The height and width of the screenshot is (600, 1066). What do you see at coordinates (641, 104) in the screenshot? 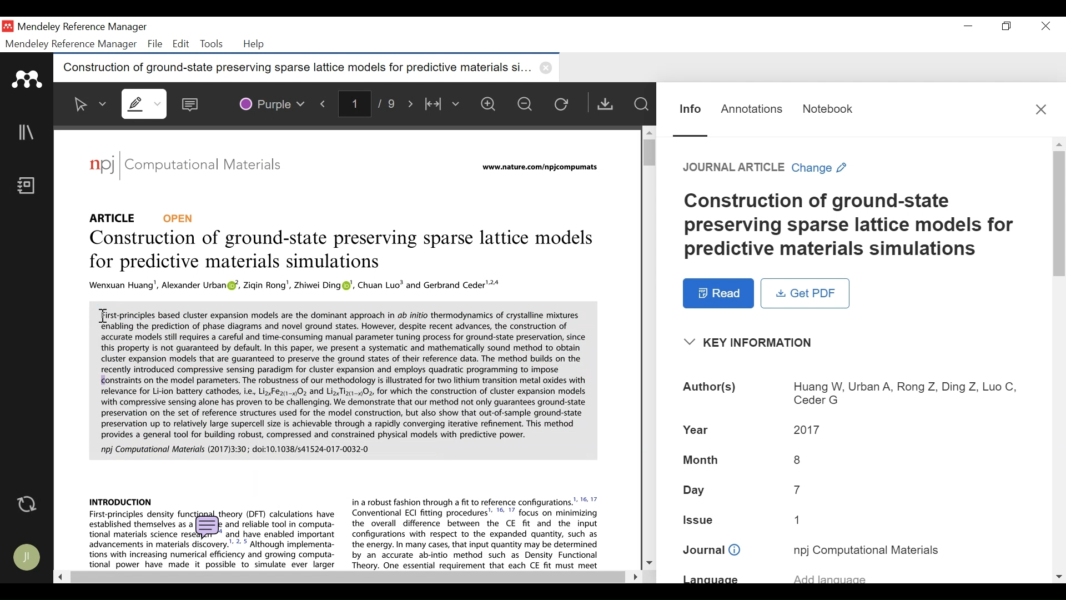
I see `Find in Files` at bounding box center [641, 104].